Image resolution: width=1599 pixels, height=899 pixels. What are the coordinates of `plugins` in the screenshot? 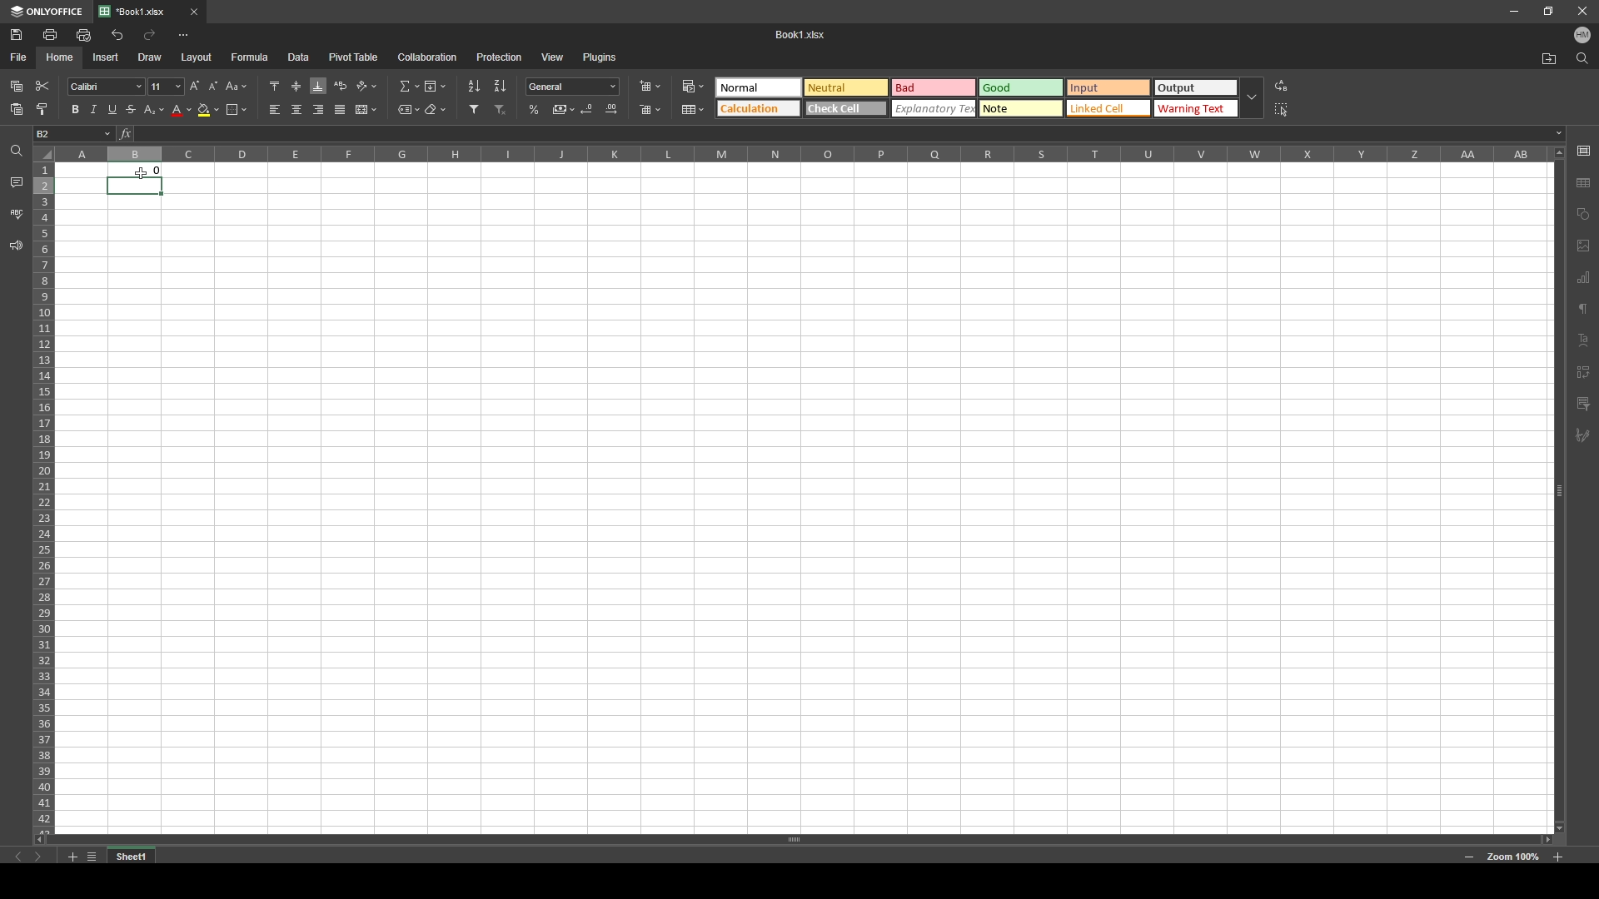 It's located at (599, 57).